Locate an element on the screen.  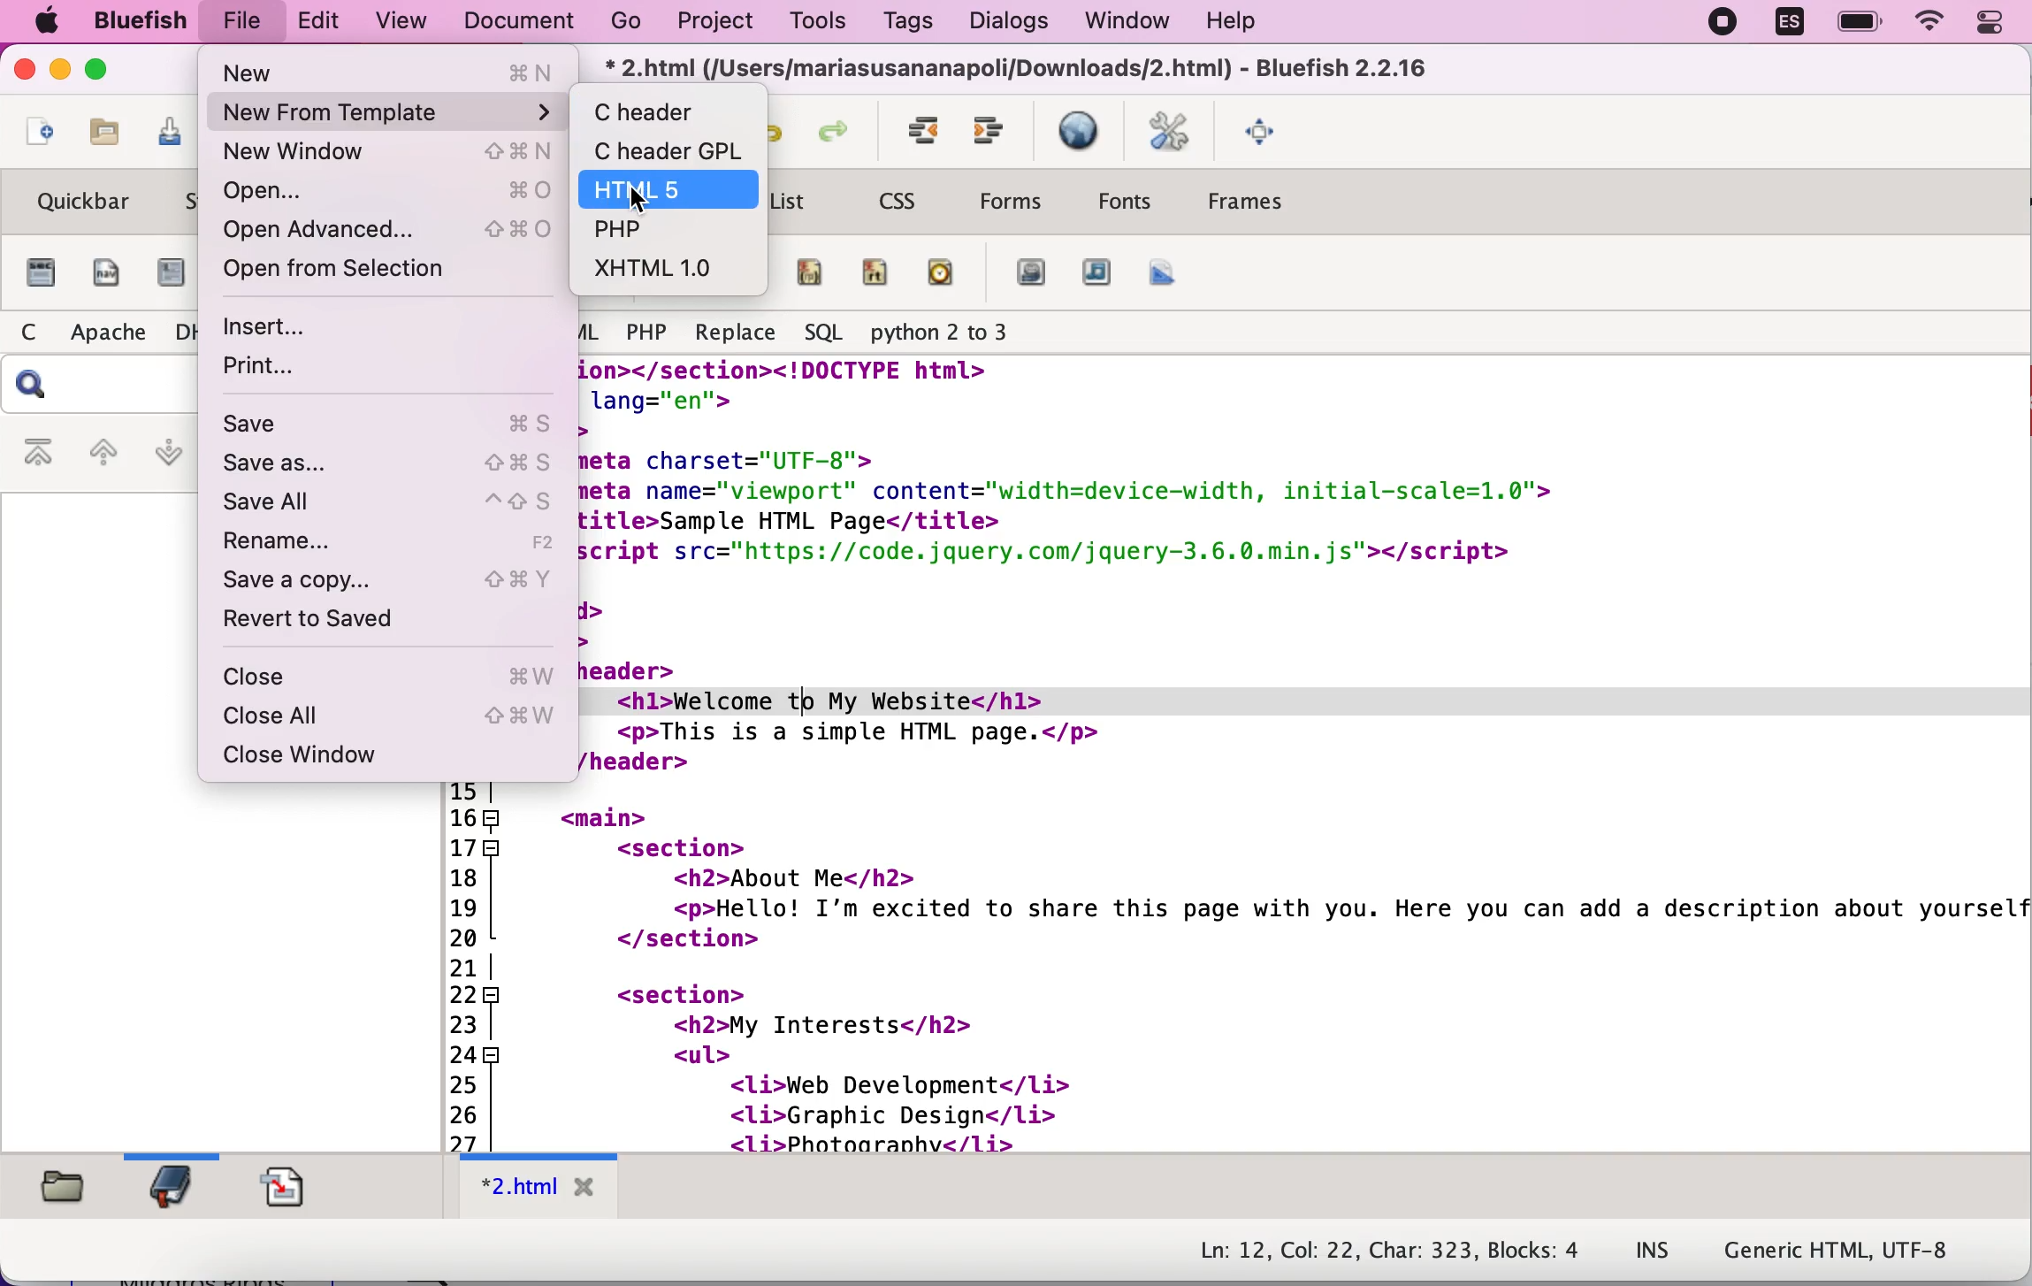
preview in browser is located at coordinates (1080, 133).